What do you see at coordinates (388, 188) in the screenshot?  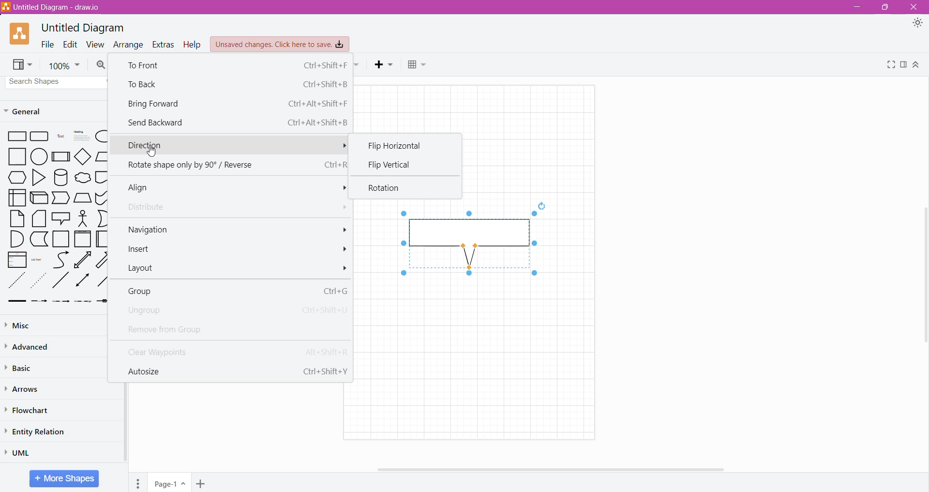 I see `Rotation` at bounding box center [388, 188].